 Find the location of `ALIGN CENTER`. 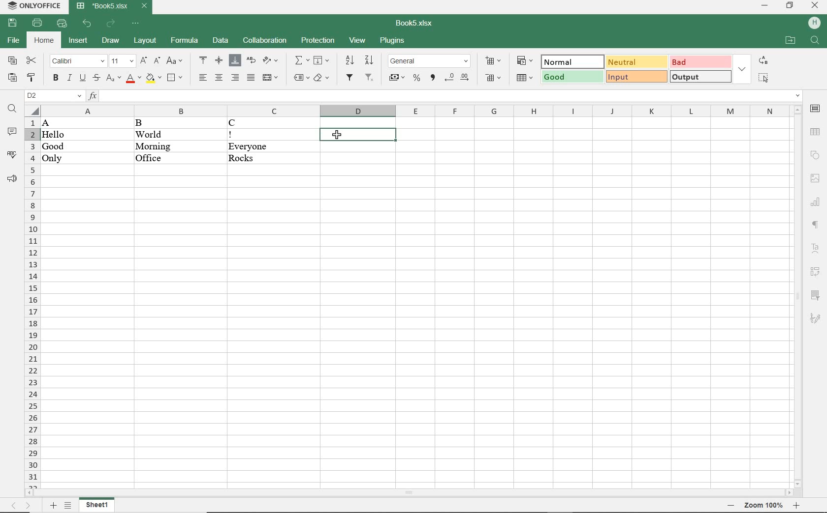

ALIGN CENTER is located at coordinates (219, 60).